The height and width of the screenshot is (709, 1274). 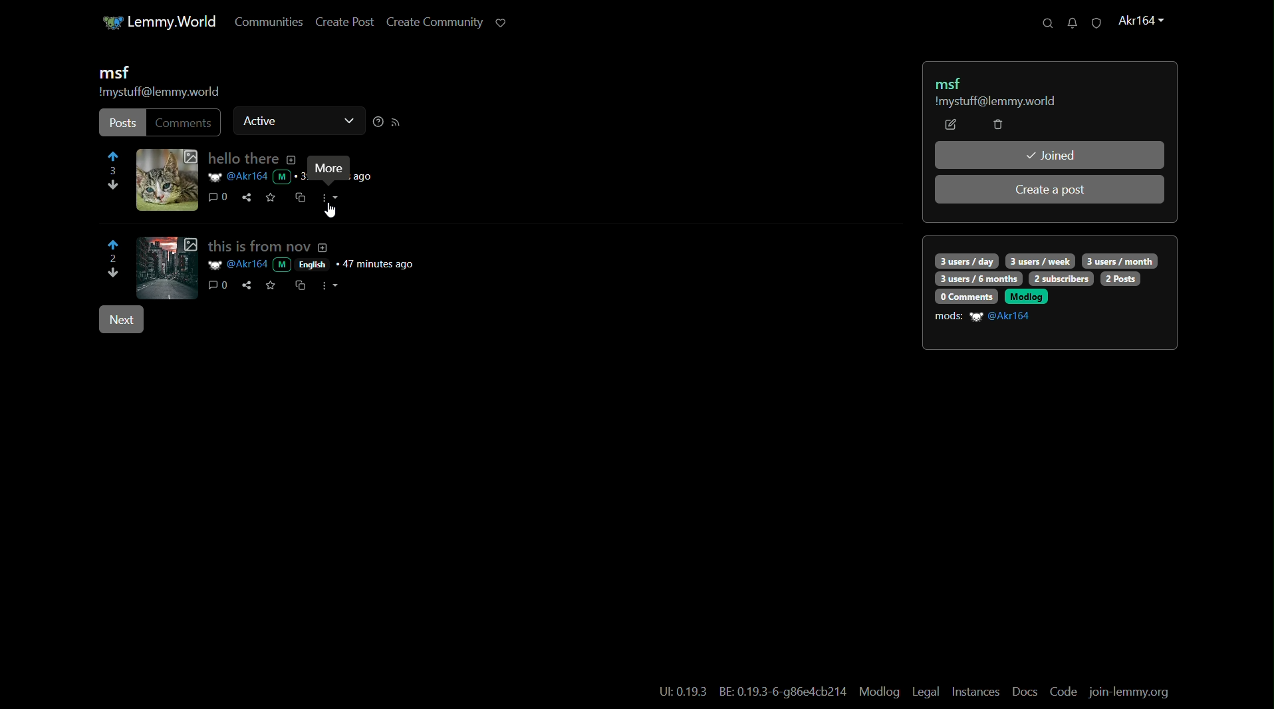 What do you see at coordinates (1041, 260) in the screenshot?
I see `3 users per week` at bounding box center [1041, 260].